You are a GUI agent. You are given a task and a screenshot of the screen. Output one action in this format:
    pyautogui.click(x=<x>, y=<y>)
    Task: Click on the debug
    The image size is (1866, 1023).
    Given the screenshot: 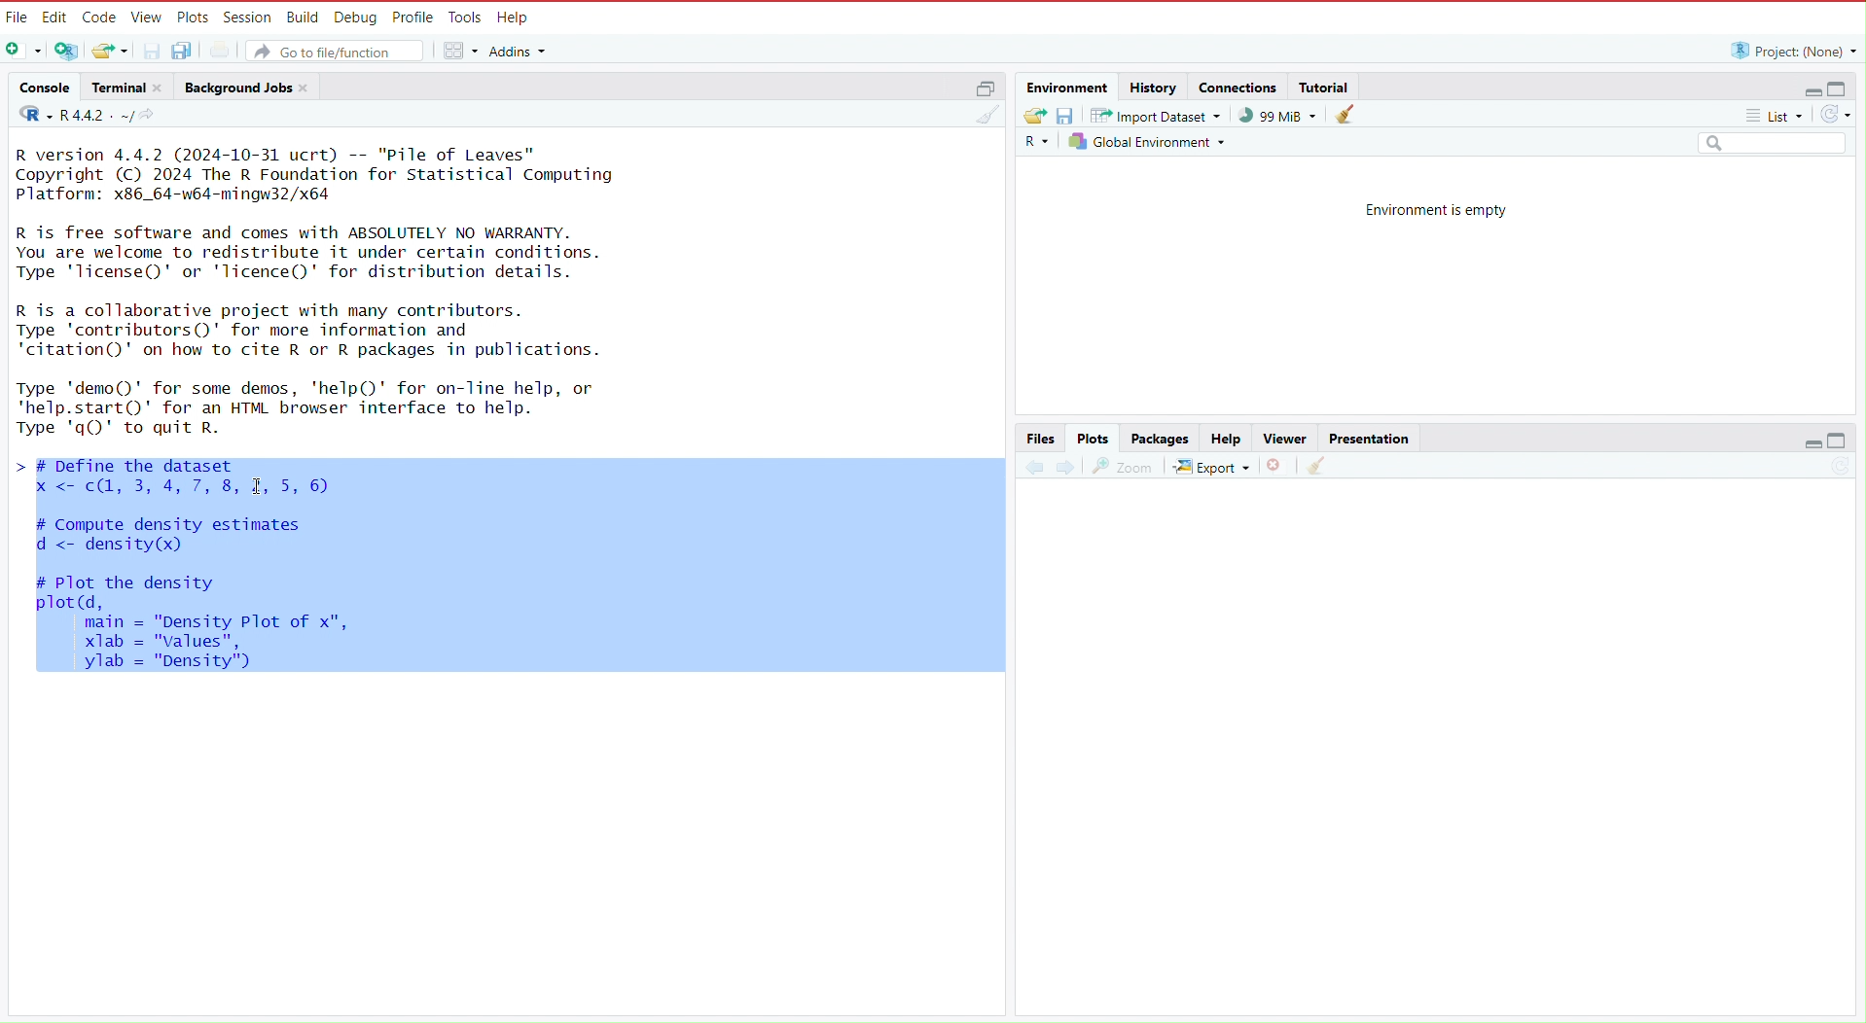 What is the action you would take?
    pyautogui.click(x=354, y=15)
    